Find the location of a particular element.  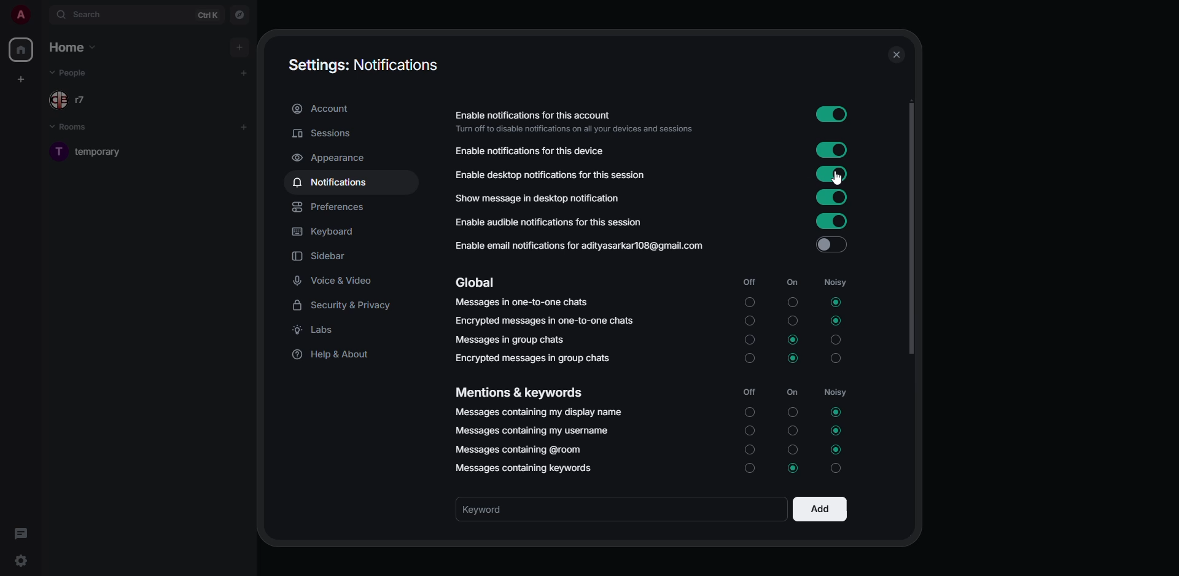

selected is located at coordinates (838, 413).